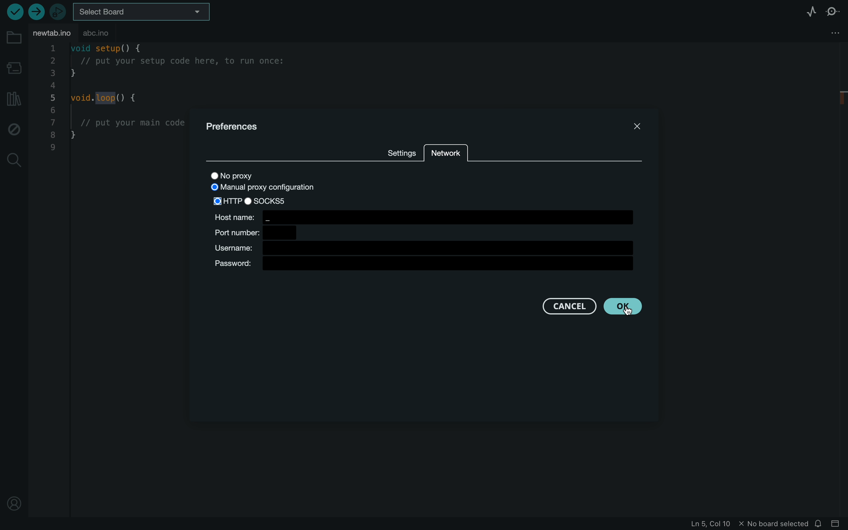 This screenshot has height=530, width=848. I want to click on file information, so click(714, 524).